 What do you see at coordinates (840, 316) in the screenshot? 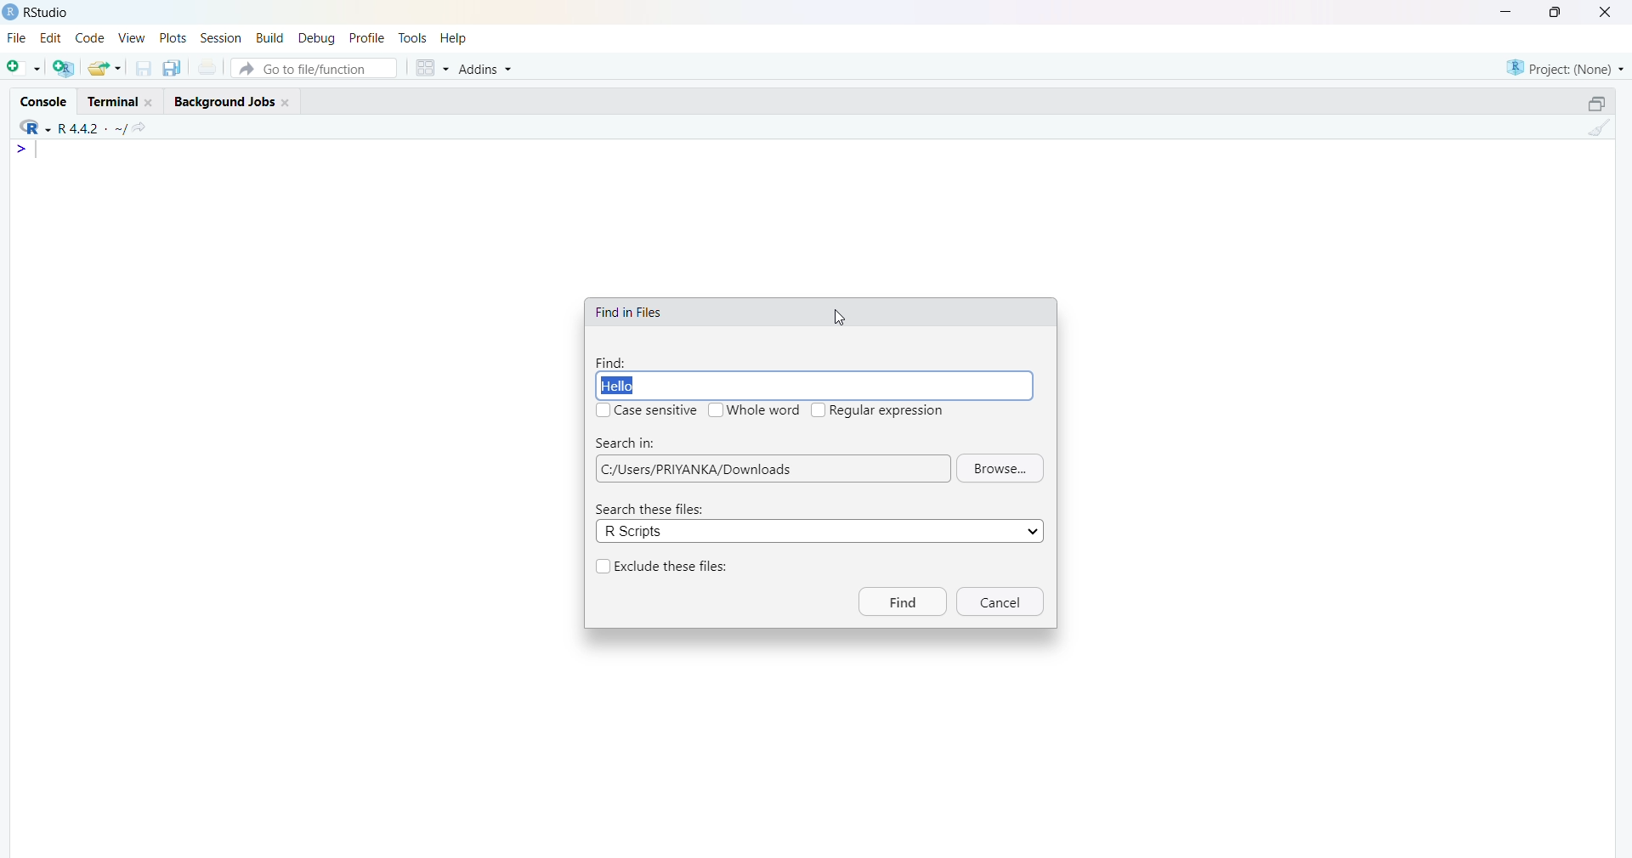
I see `cursor` at bounding box center [840, 316].